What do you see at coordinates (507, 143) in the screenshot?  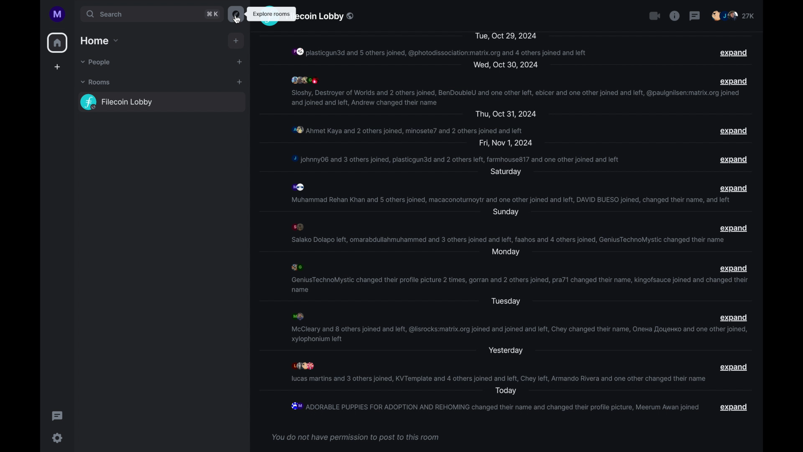 I see `Fri, Nov 1, 2024` at bounding box center [507, 143].